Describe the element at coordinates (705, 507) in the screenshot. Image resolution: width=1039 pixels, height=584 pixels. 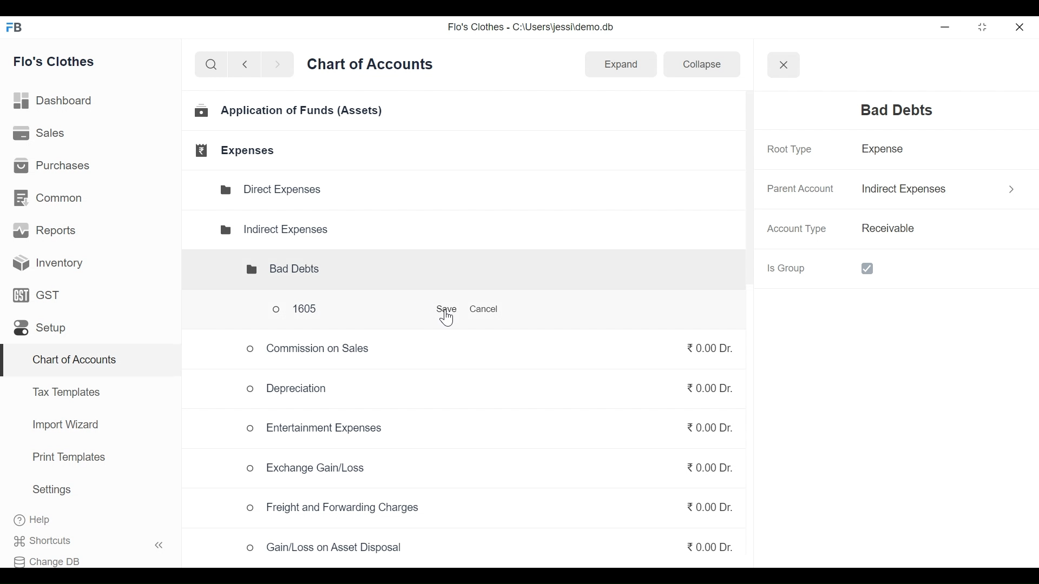
I see `₹0.00 Dr.` at that location.